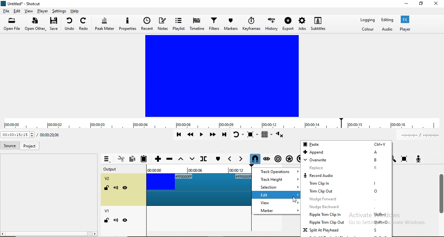 The image size is (444, 237). What do you see at coordinates (108, 179) in the screenshot?
I see `v2` at bounding box center [108, 179].